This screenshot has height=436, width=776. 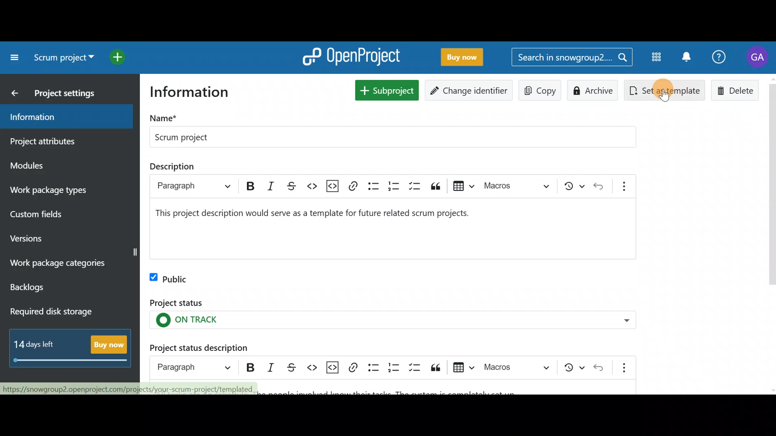 I want to click on insert code snippet, so click(x=333, y=186).